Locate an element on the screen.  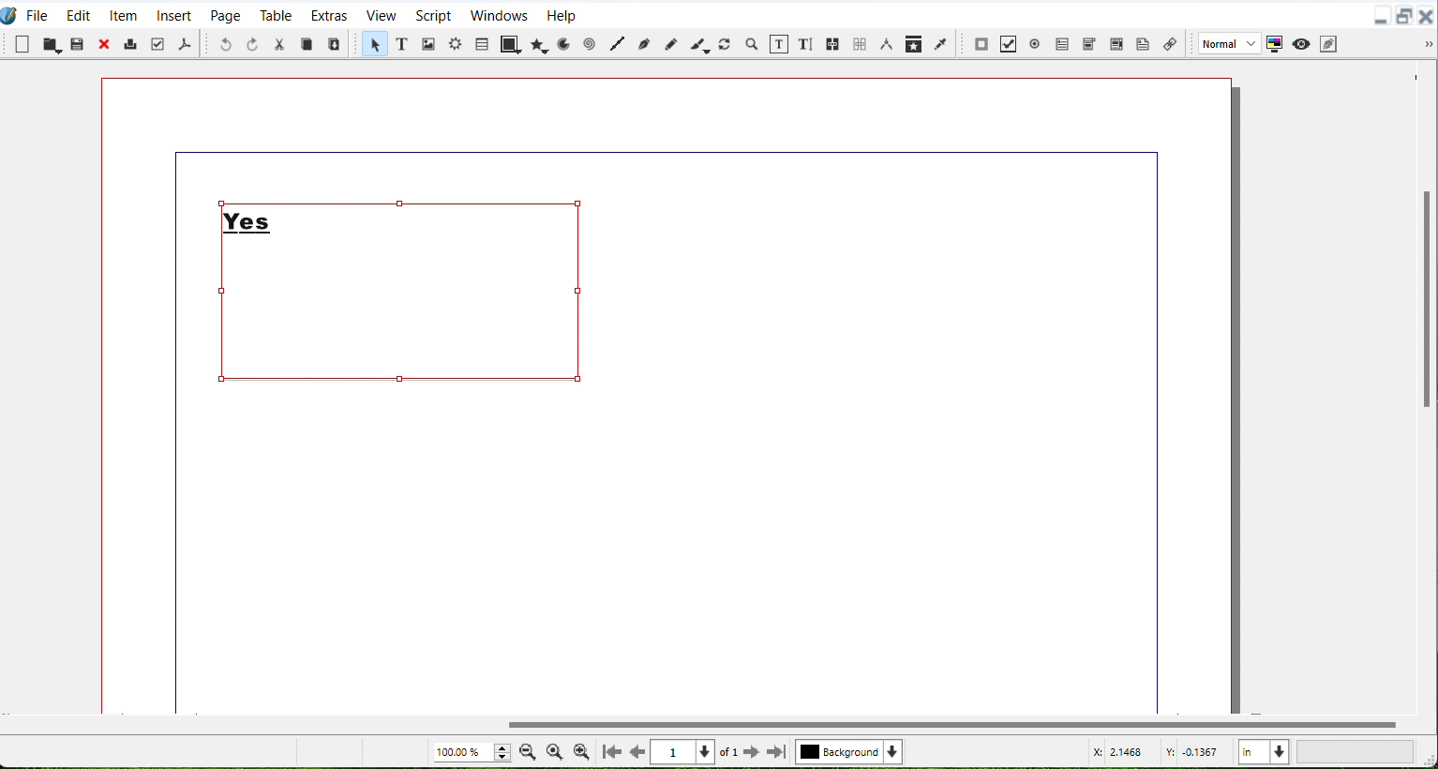
Copy is located at coordinates (307, 43).